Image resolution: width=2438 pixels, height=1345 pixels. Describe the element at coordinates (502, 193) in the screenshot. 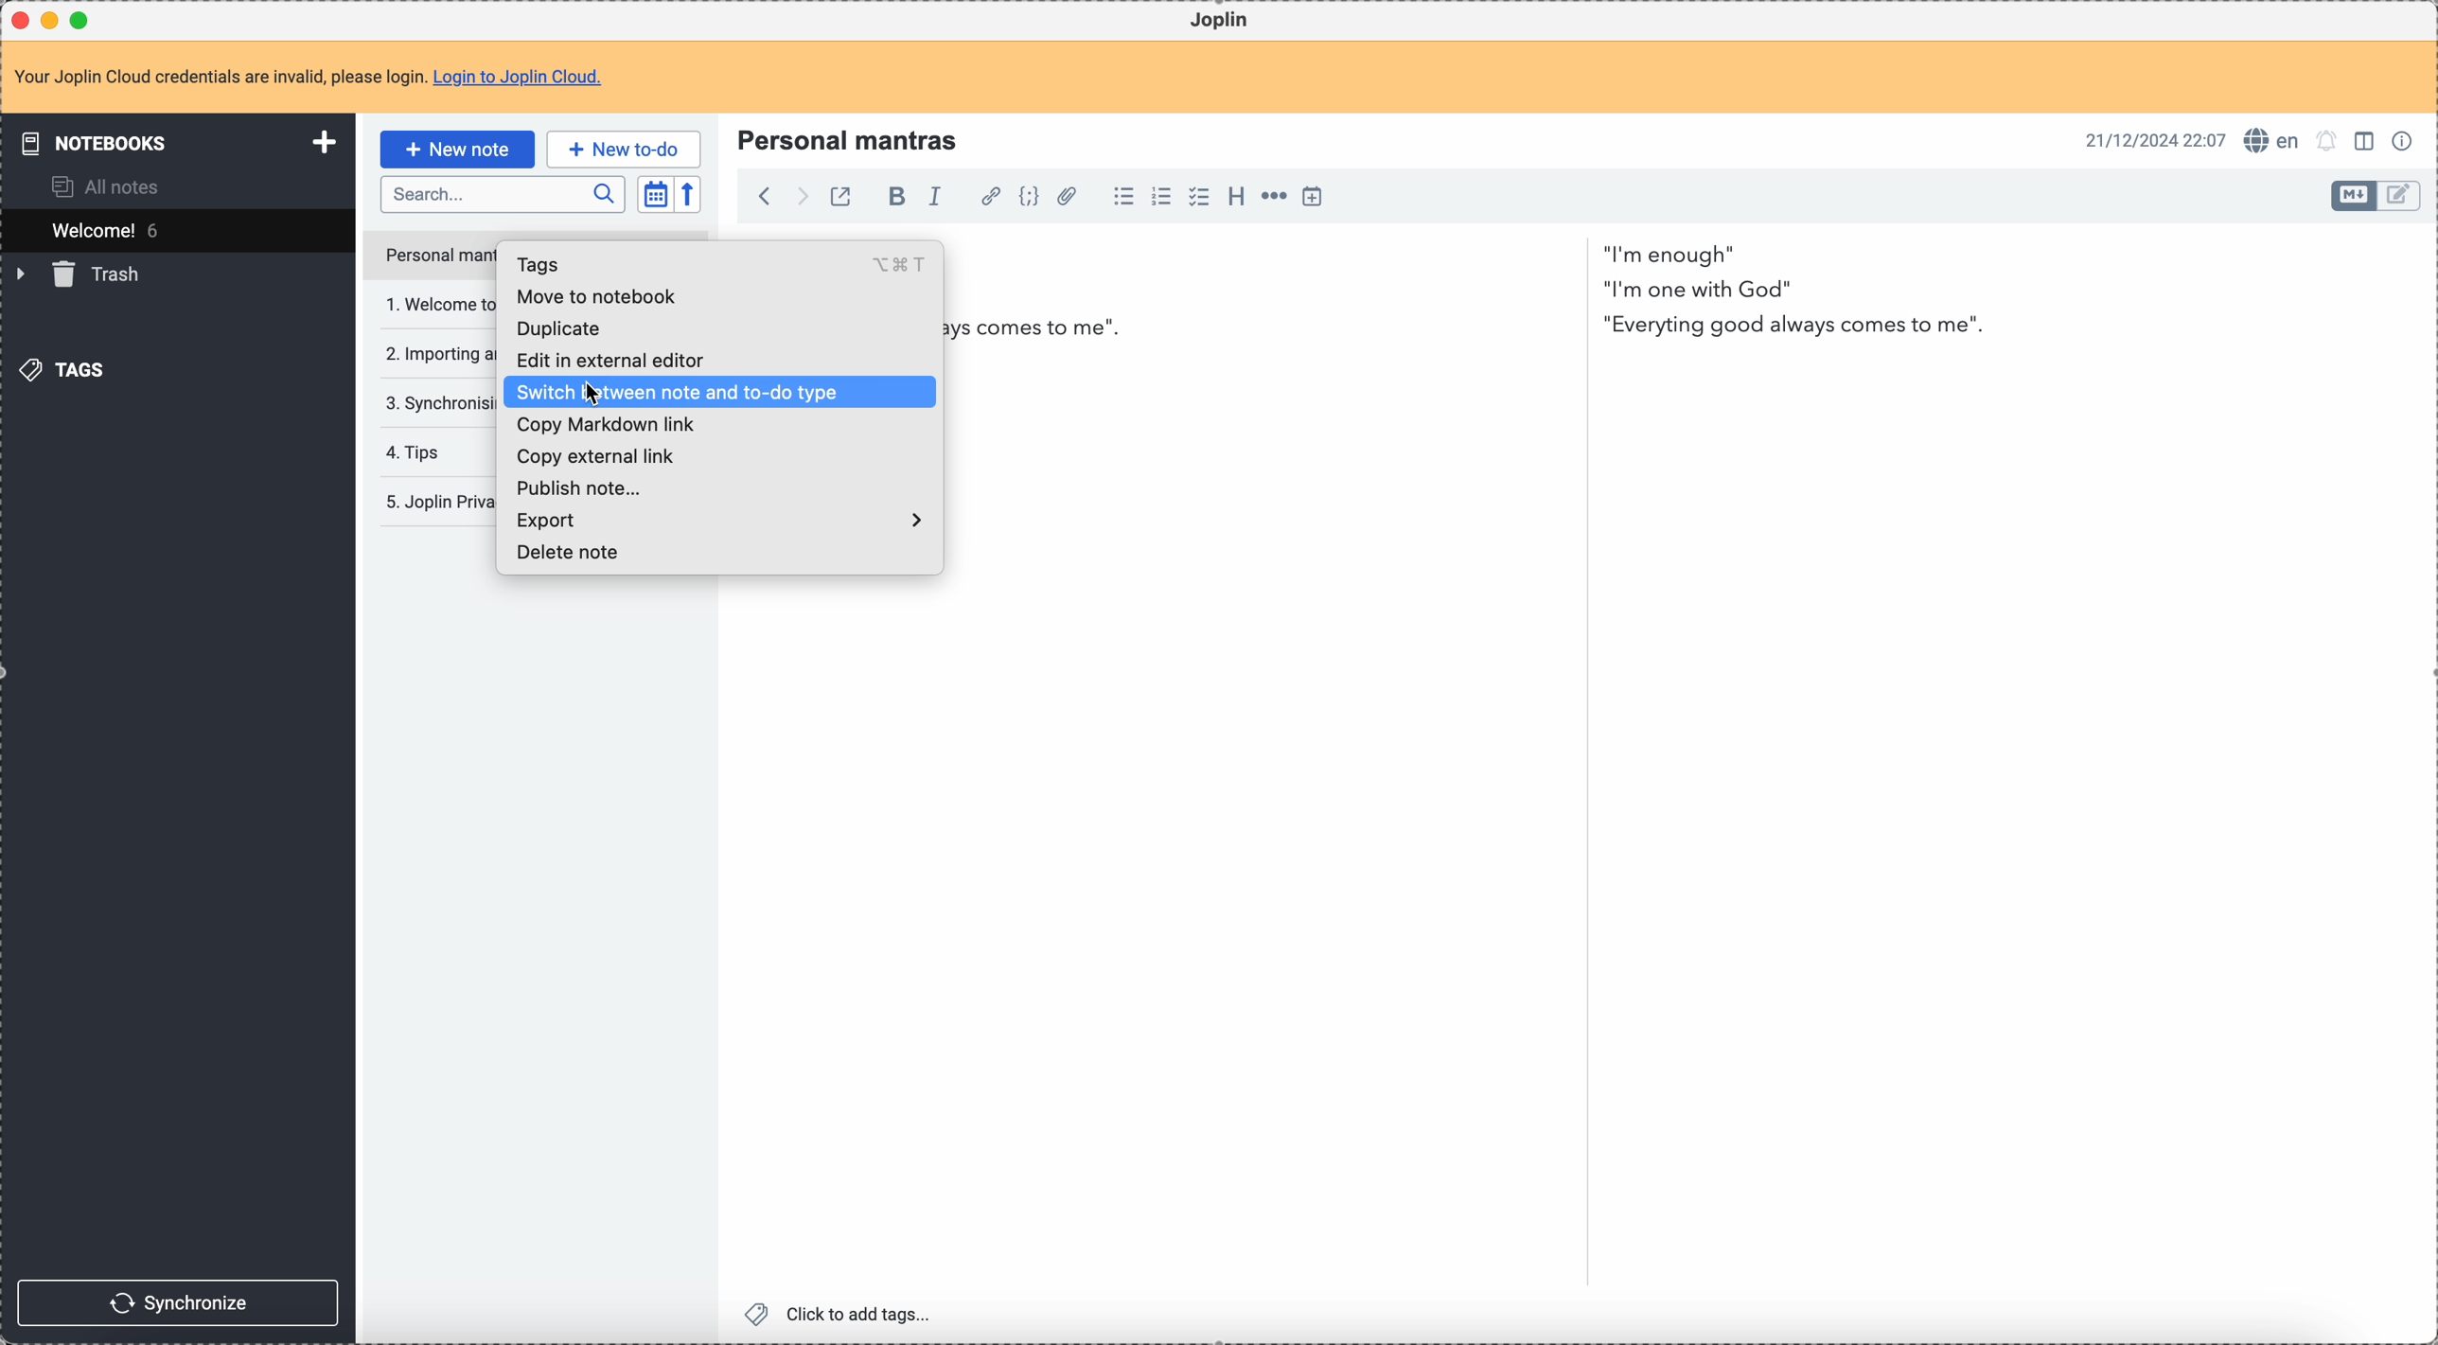

I see `search bar` at that location.